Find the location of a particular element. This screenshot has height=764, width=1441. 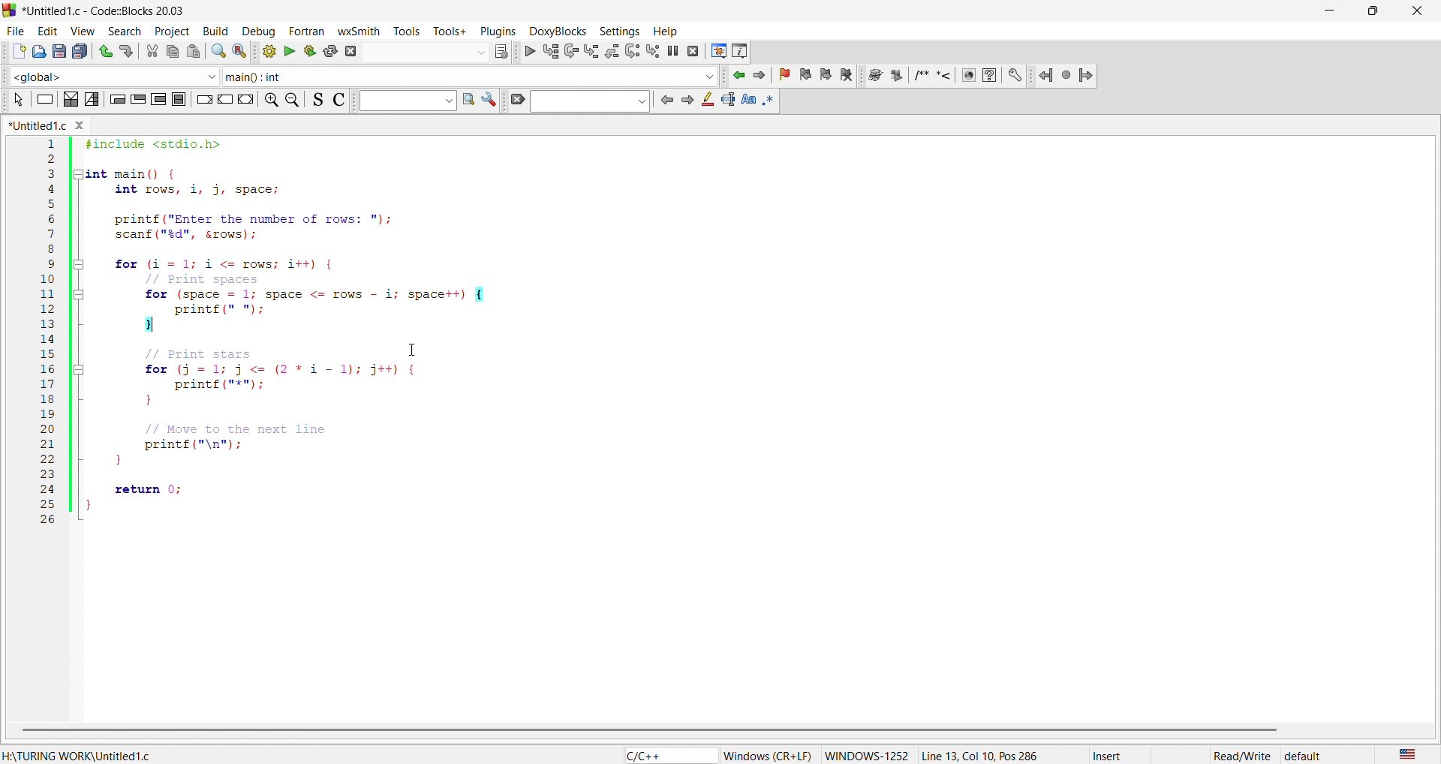

return instruction is located at coordinates (246, 98).